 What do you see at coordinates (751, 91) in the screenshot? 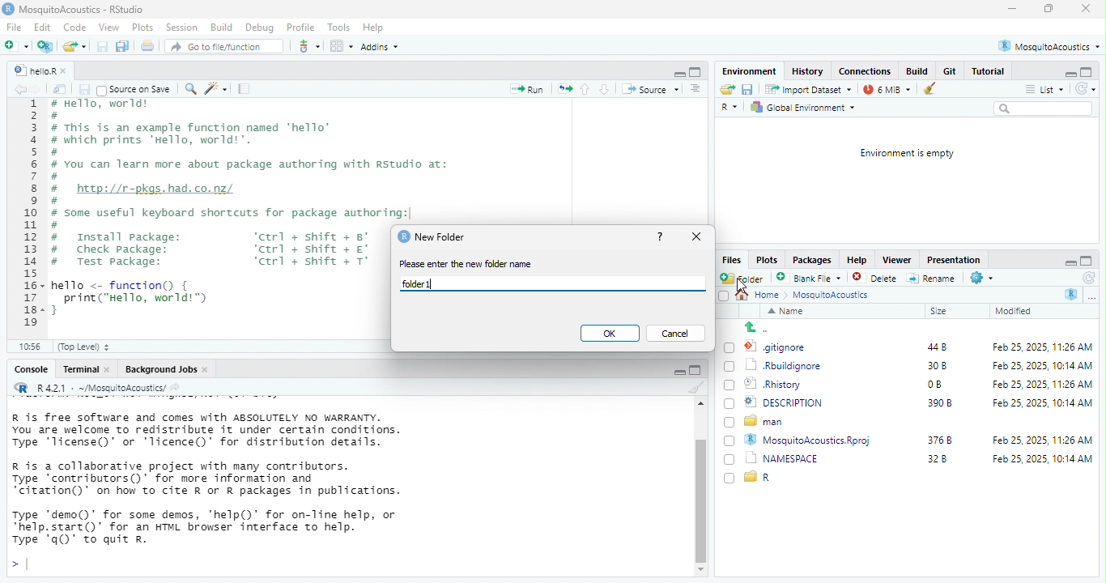
I see `save current document` at bounding box center [751, 91].